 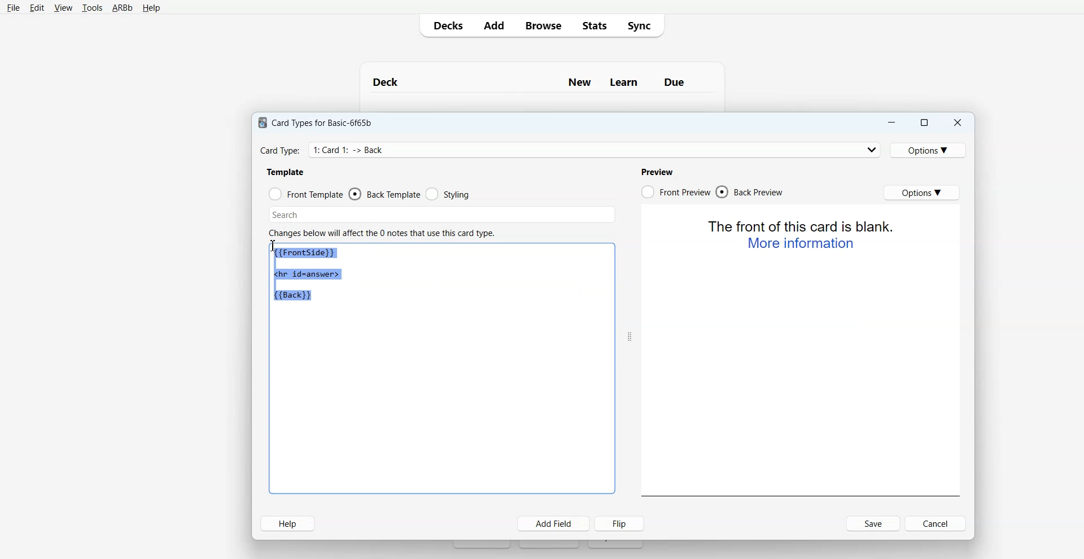 I want to click on Flip, so click(x=620, y=523).